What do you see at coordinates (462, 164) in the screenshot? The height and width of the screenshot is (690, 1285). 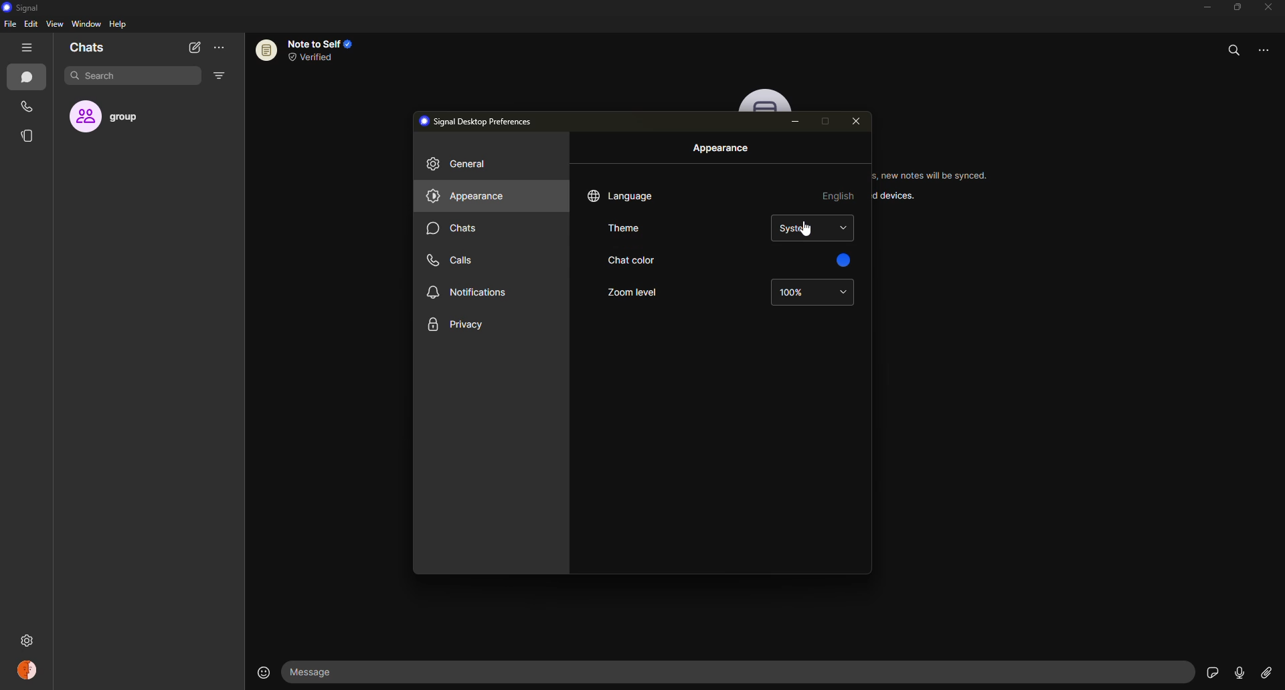 I see `general` at bounding box center [462, 164].